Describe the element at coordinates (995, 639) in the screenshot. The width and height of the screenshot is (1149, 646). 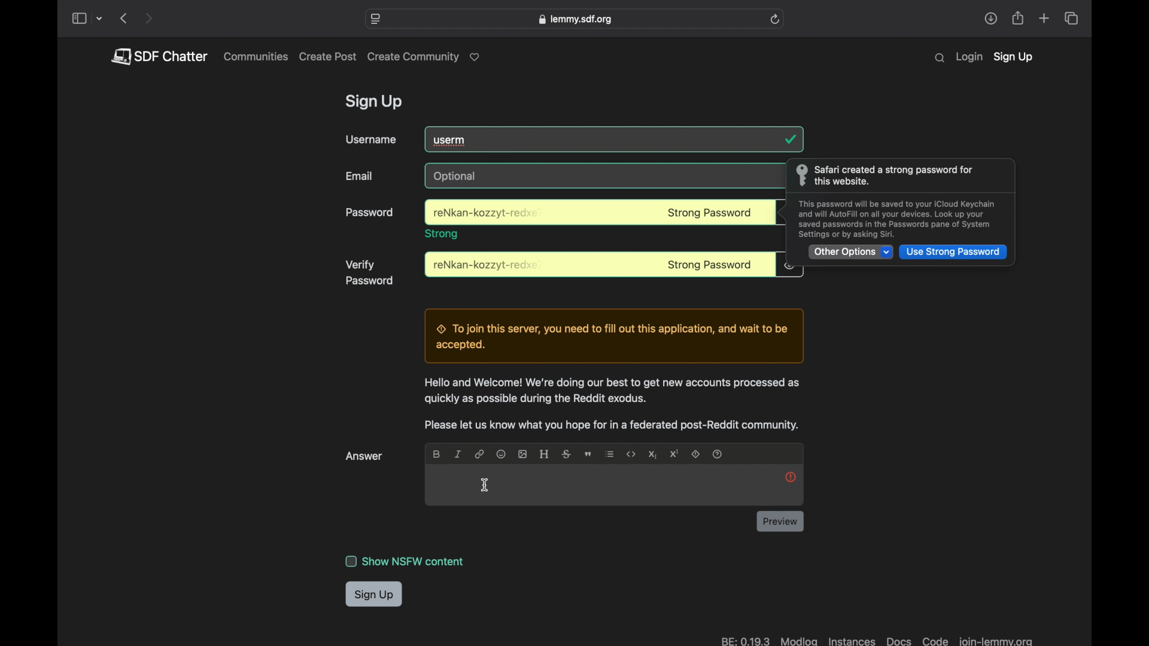
I see `join-lemma.org` at that location.